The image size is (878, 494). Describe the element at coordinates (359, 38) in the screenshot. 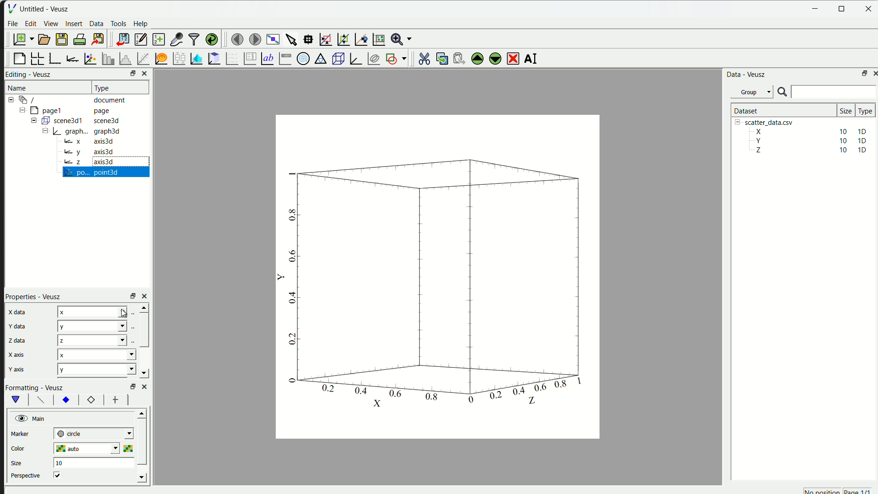

I see `recenter graph axes` at that location.